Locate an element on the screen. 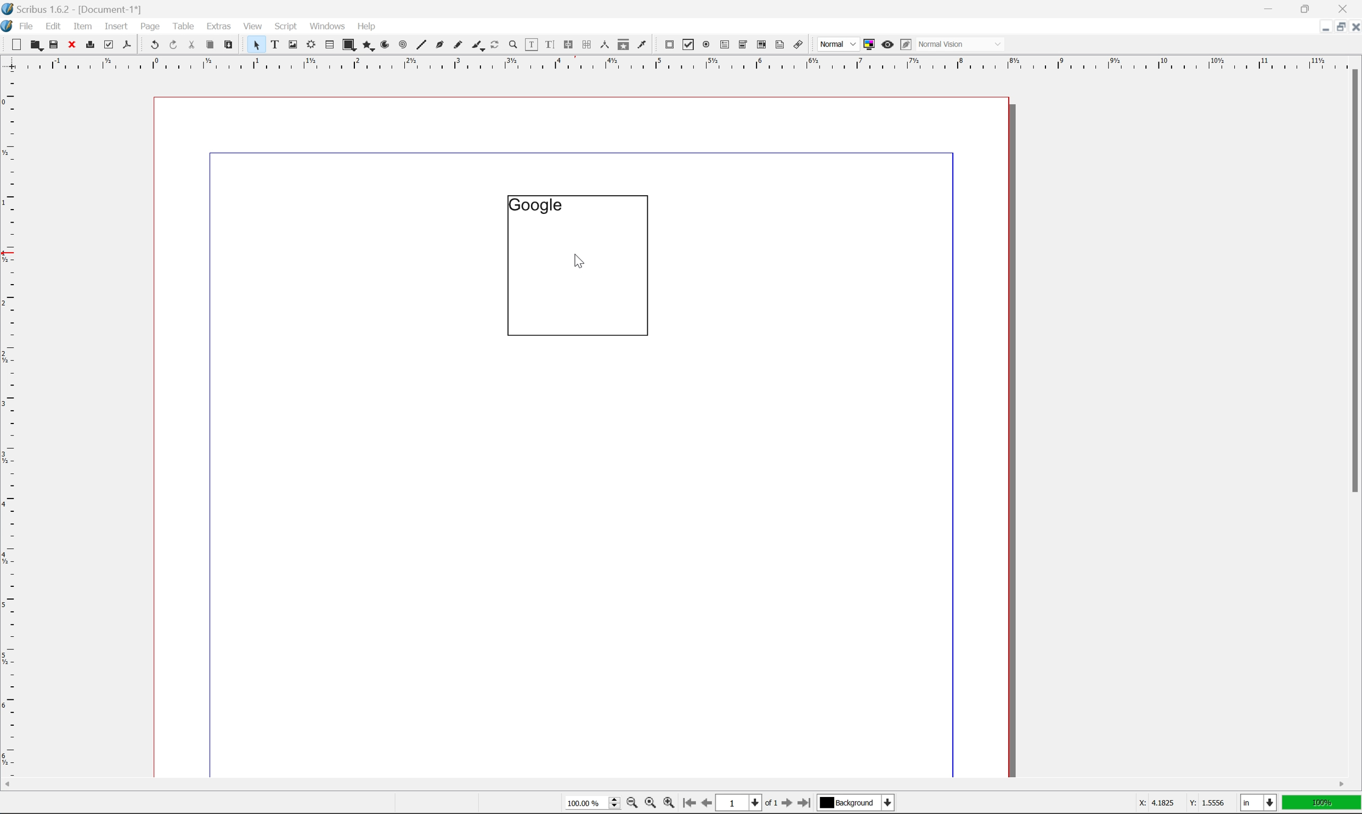 Image resolution: width=1362 pixels, height=814 pixels. new is located at coordinates (18, 44).